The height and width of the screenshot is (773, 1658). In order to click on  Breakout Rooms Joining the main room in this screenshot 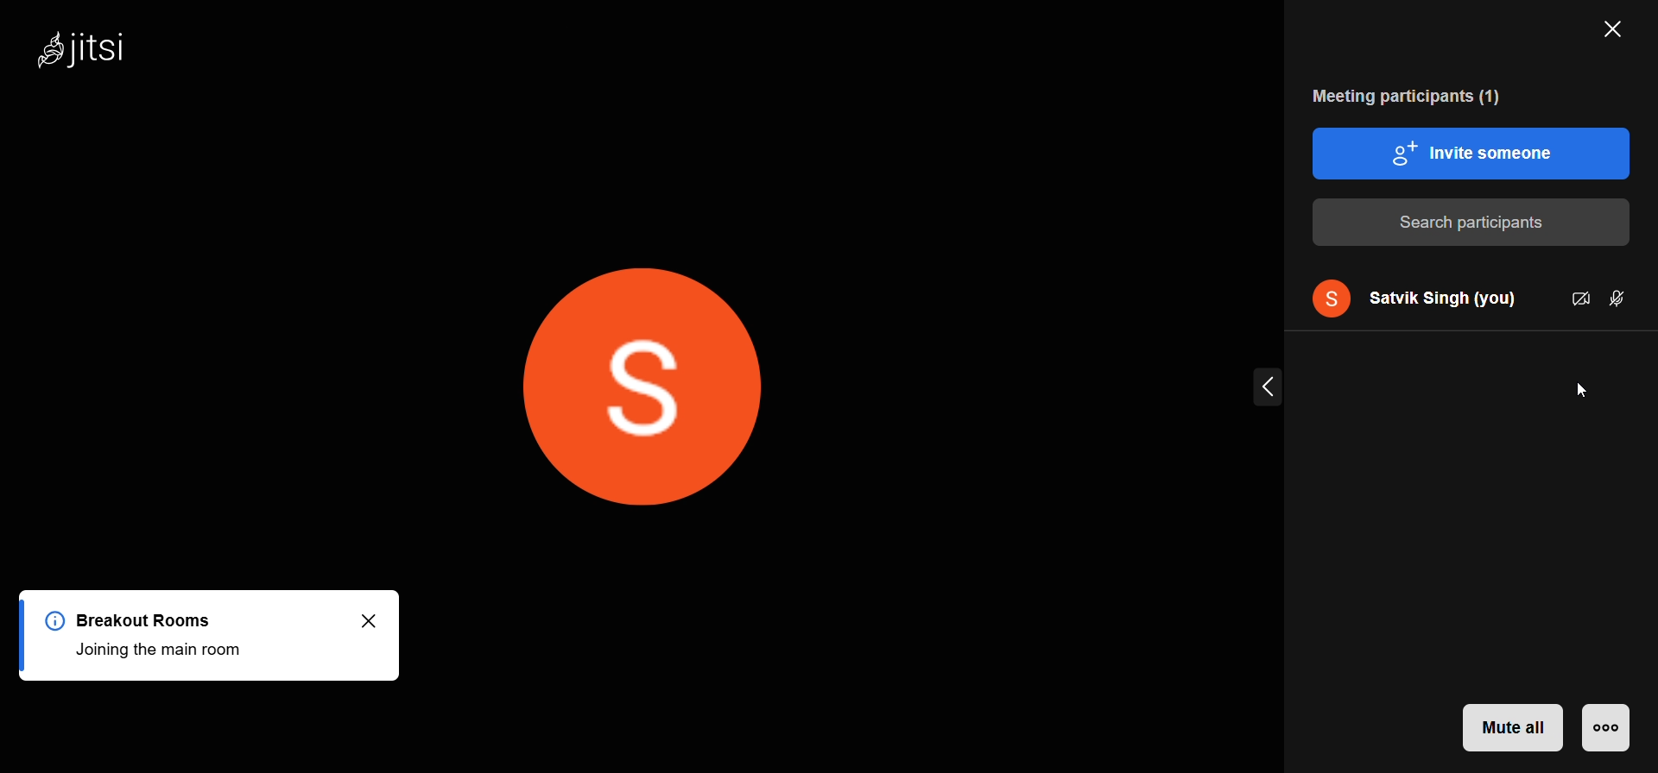, I will do `click(149, 634)`.